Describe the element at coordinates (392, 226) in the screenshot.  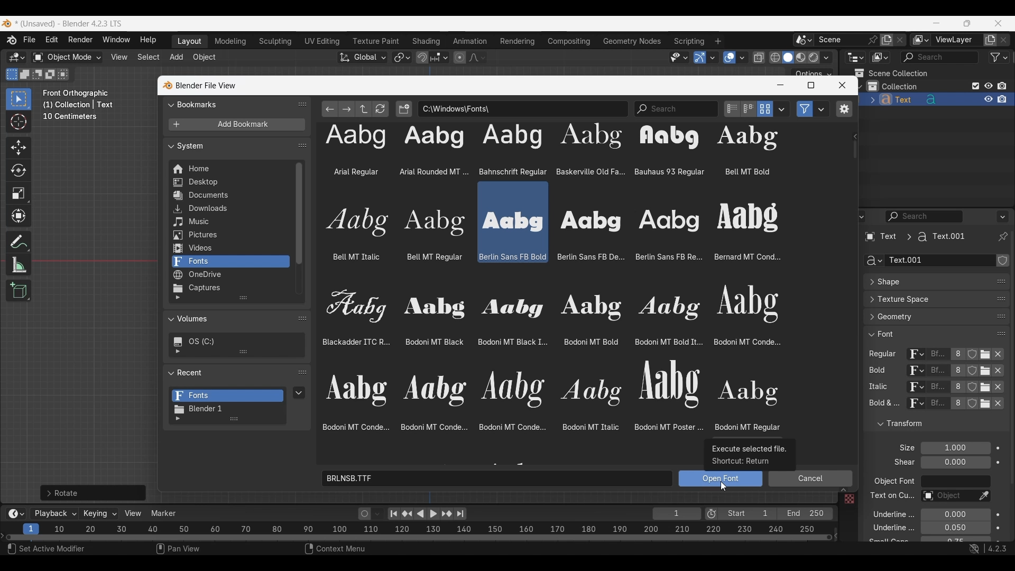
I see `font` at that location.